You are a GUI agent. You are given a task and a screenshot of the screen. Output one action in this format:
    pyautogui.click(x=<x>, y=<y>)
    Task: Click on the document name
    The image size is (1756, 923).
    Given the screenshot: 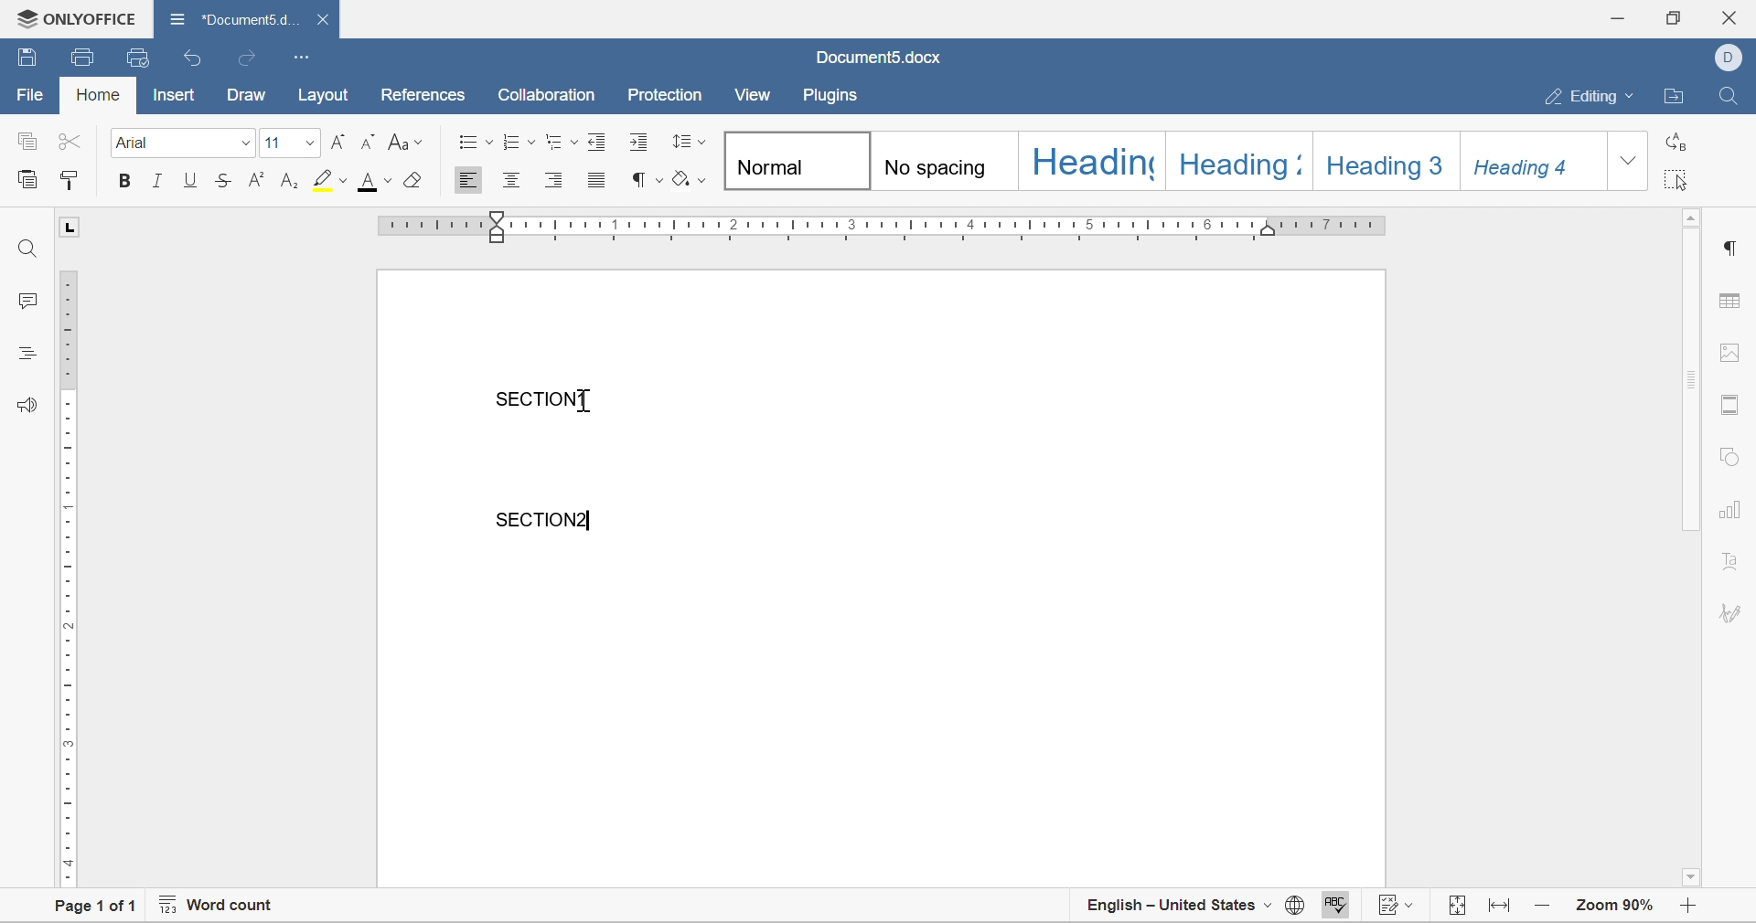 What is the action you would take?
    pyautogui.click(x=232, y=17)
    